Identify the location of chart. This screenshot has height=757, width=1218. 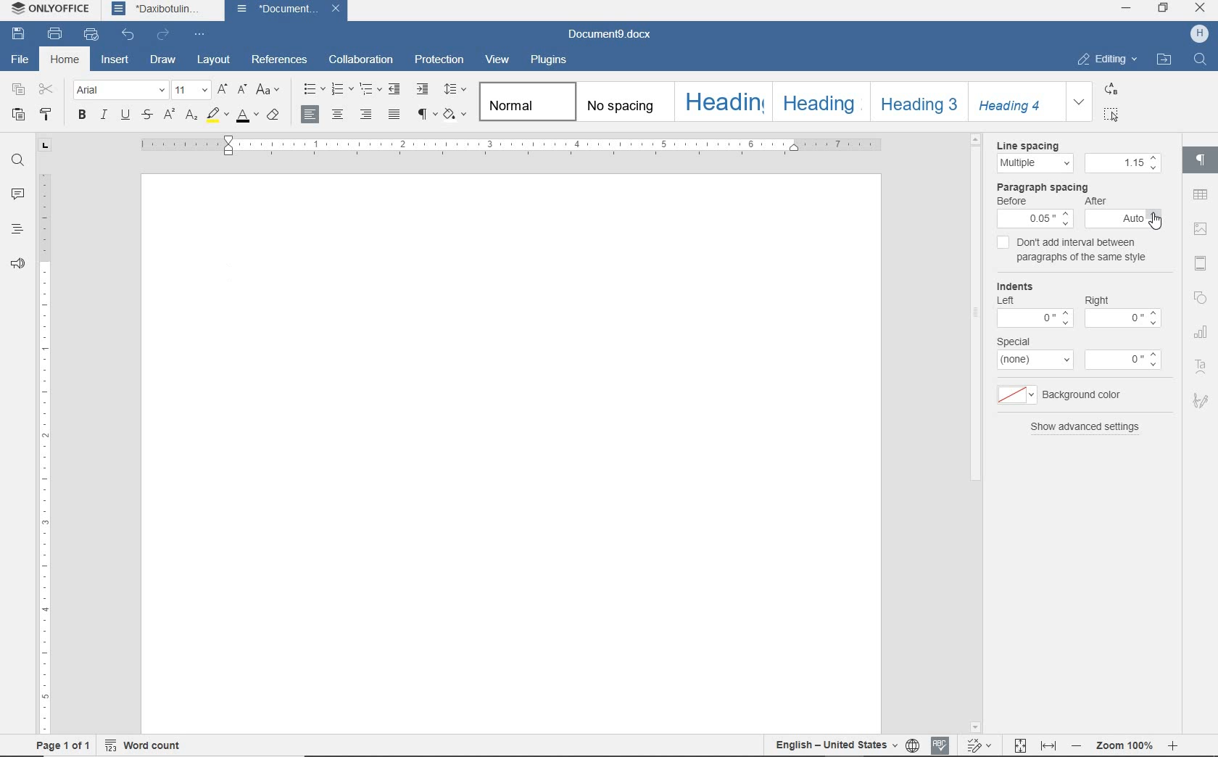
(1201, 333).